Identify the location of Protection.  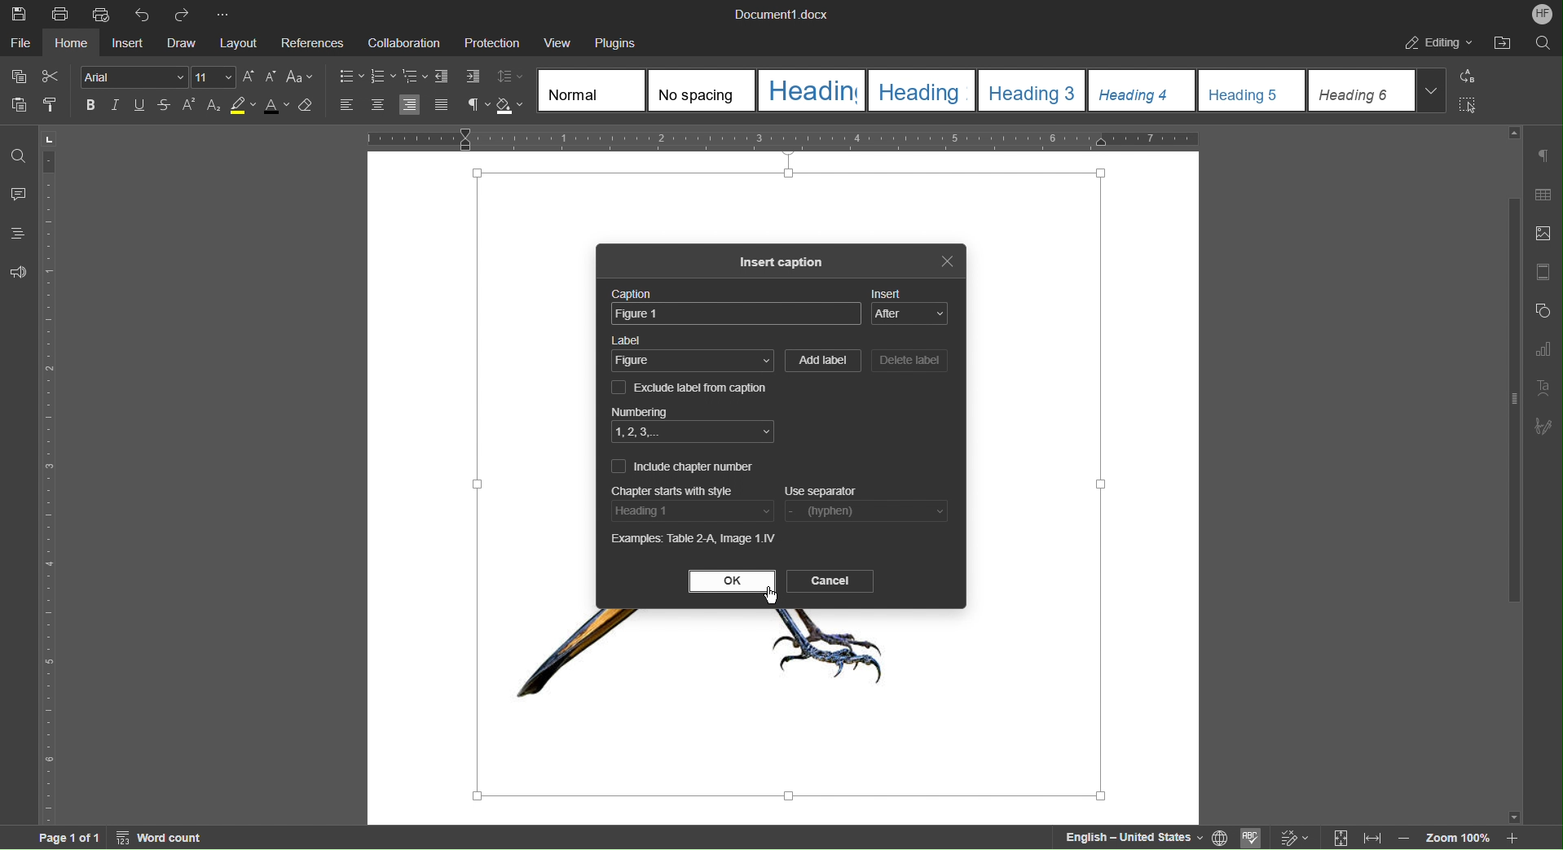
(491, 44).